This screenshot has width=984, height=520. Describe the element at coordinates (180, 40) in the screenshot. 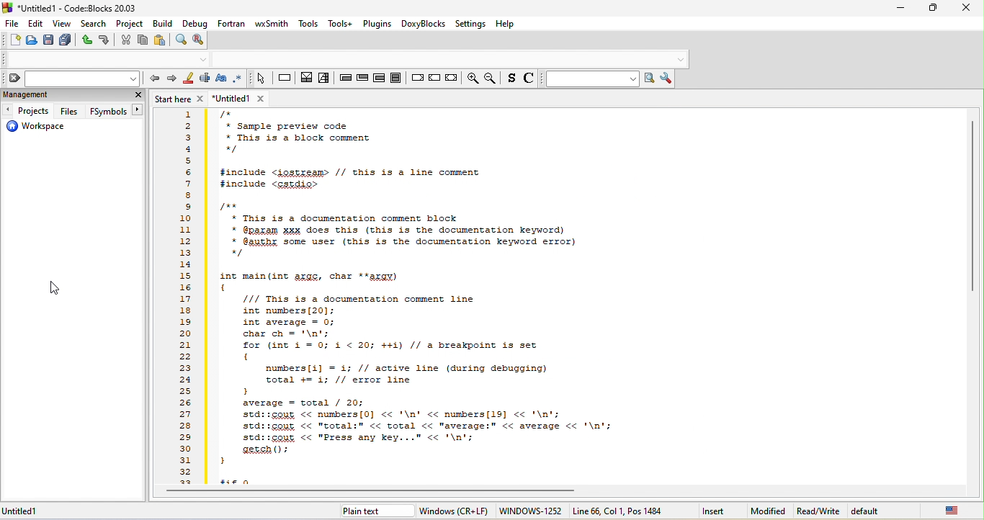

I see `find` at that location.